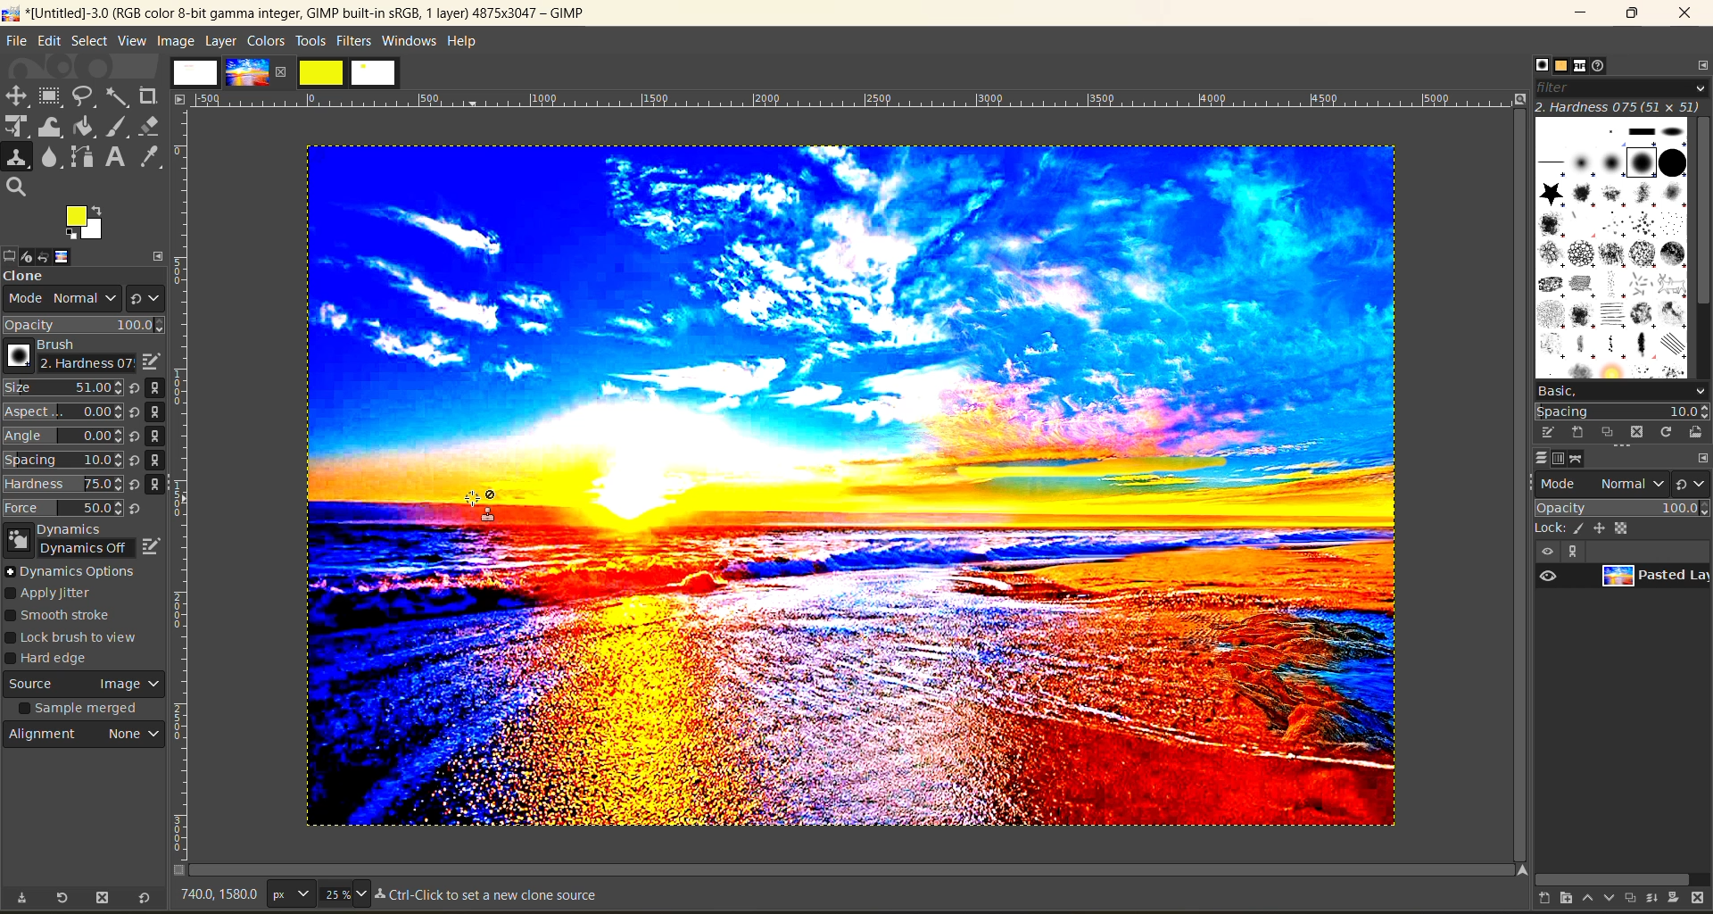 The height and width of the screenshot is (914, 1713). Describe the element at coordinates (64, 356) in the screenshot. I see `brush` at that location.